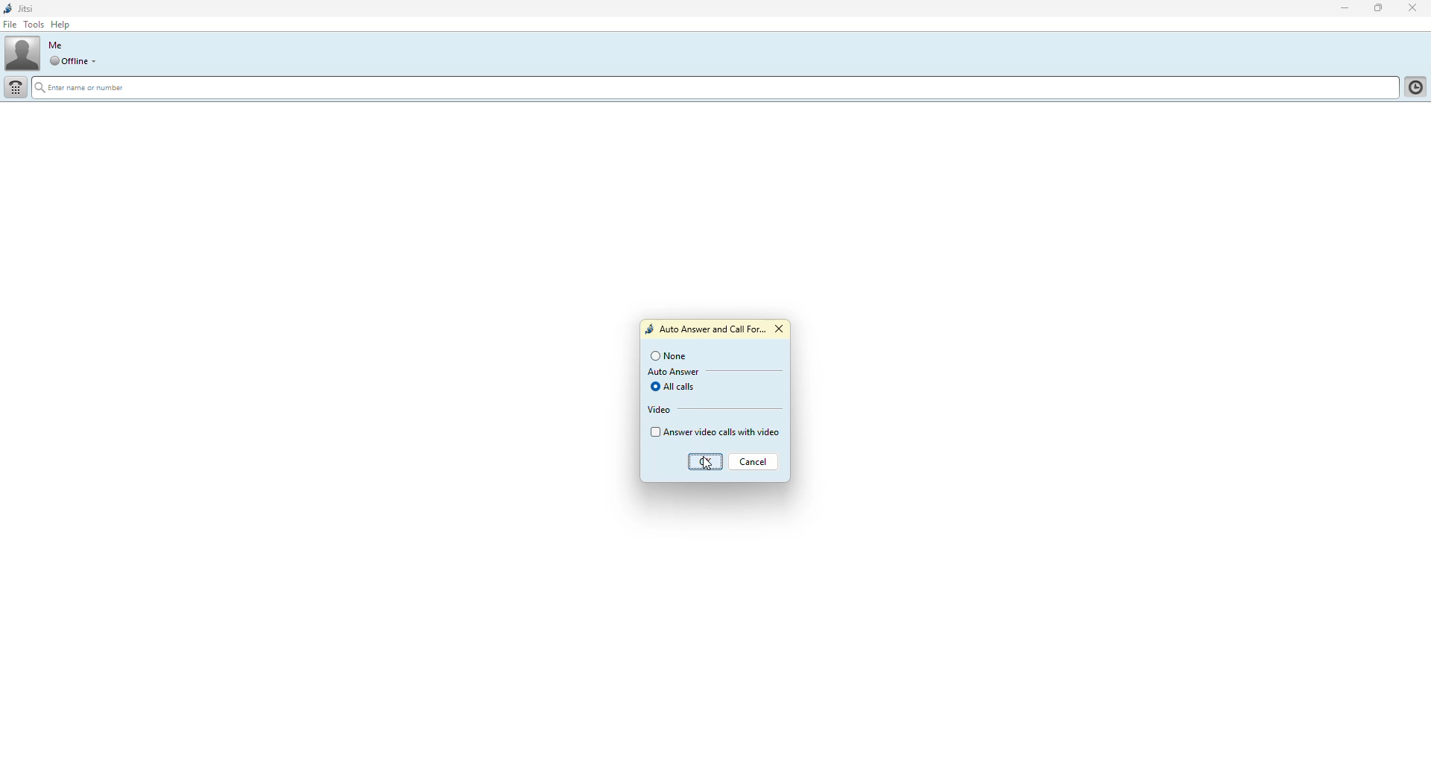  What do you see at coordinates (98, 61) in the screenshot?
I see `drop down` at bounding box center [98, 61].